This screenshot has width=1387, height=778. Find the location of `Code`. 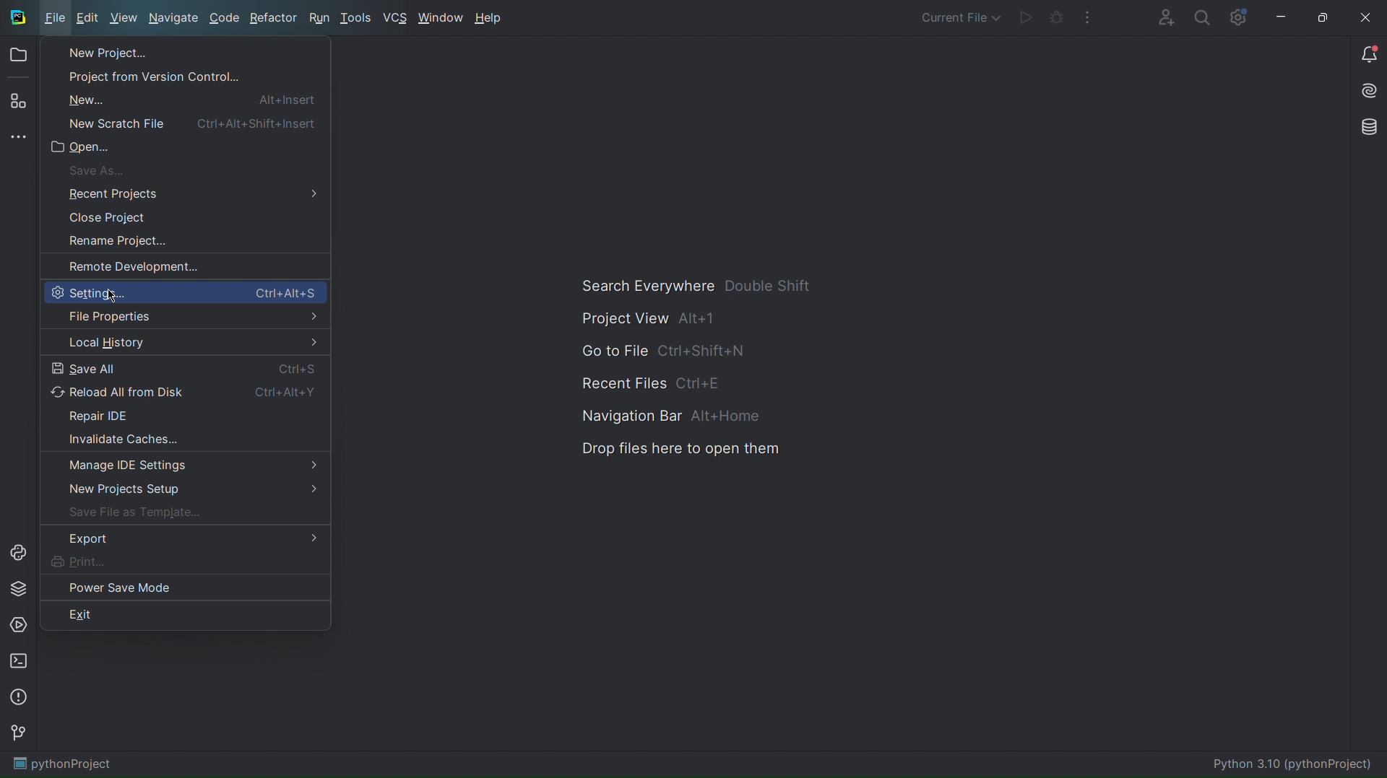

Code is located at coordinates (225, 20).